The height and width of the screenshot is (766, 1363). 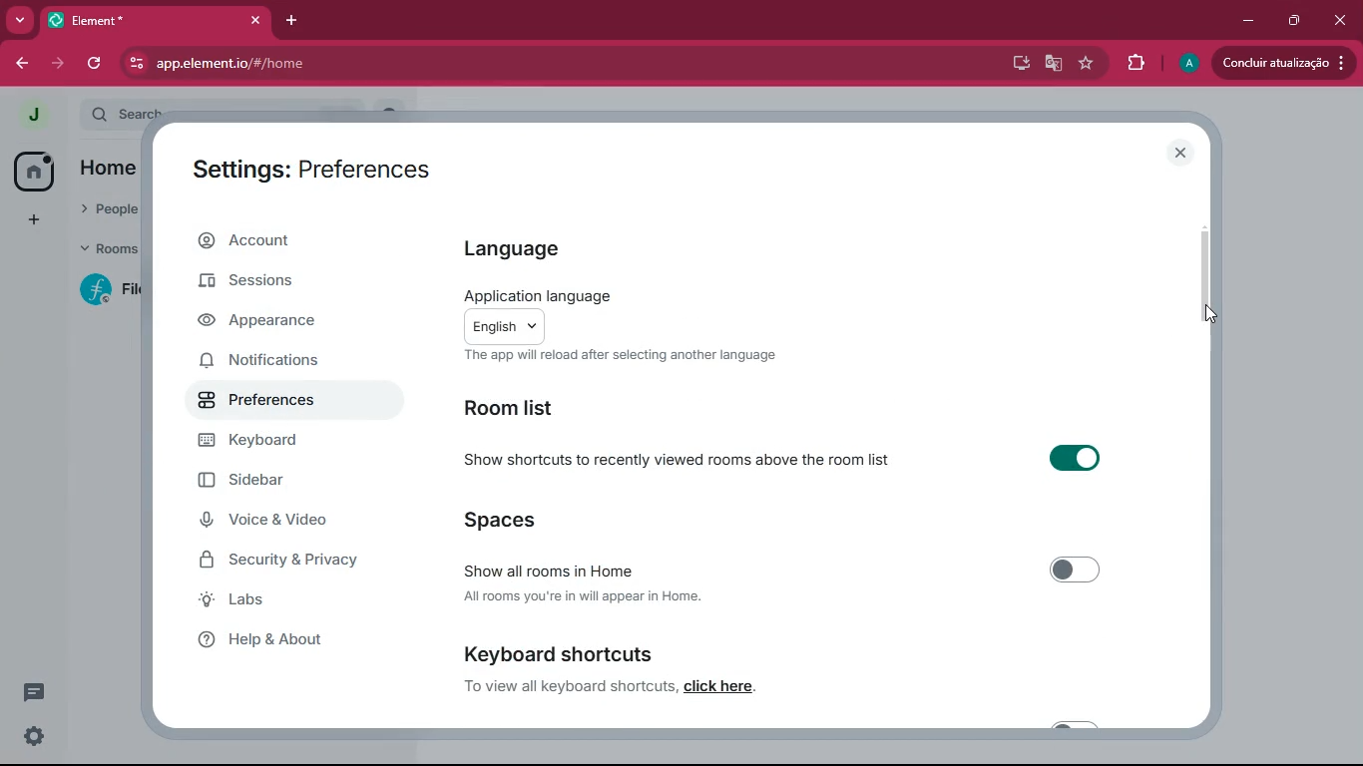 What do you see at coordinates (781, 568) in the screenshot?
I see `show all rooms in home` at bounding box center [781, 568].